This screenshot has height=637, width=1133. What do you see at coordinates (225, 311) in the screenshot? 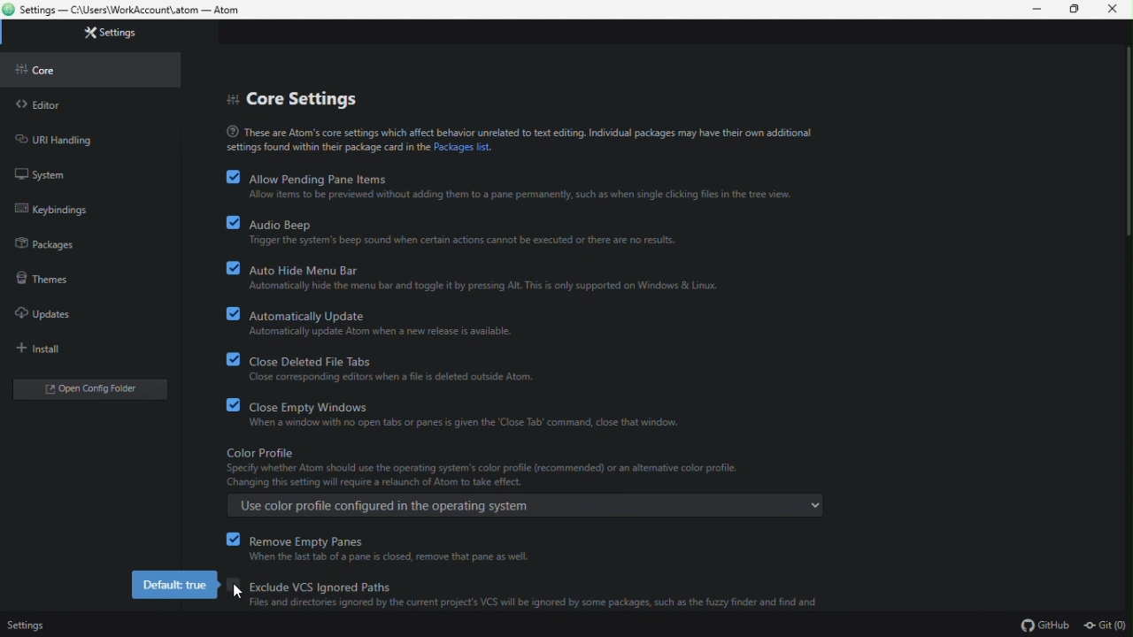
I see `checkbox` at bounding box center [225, 311].